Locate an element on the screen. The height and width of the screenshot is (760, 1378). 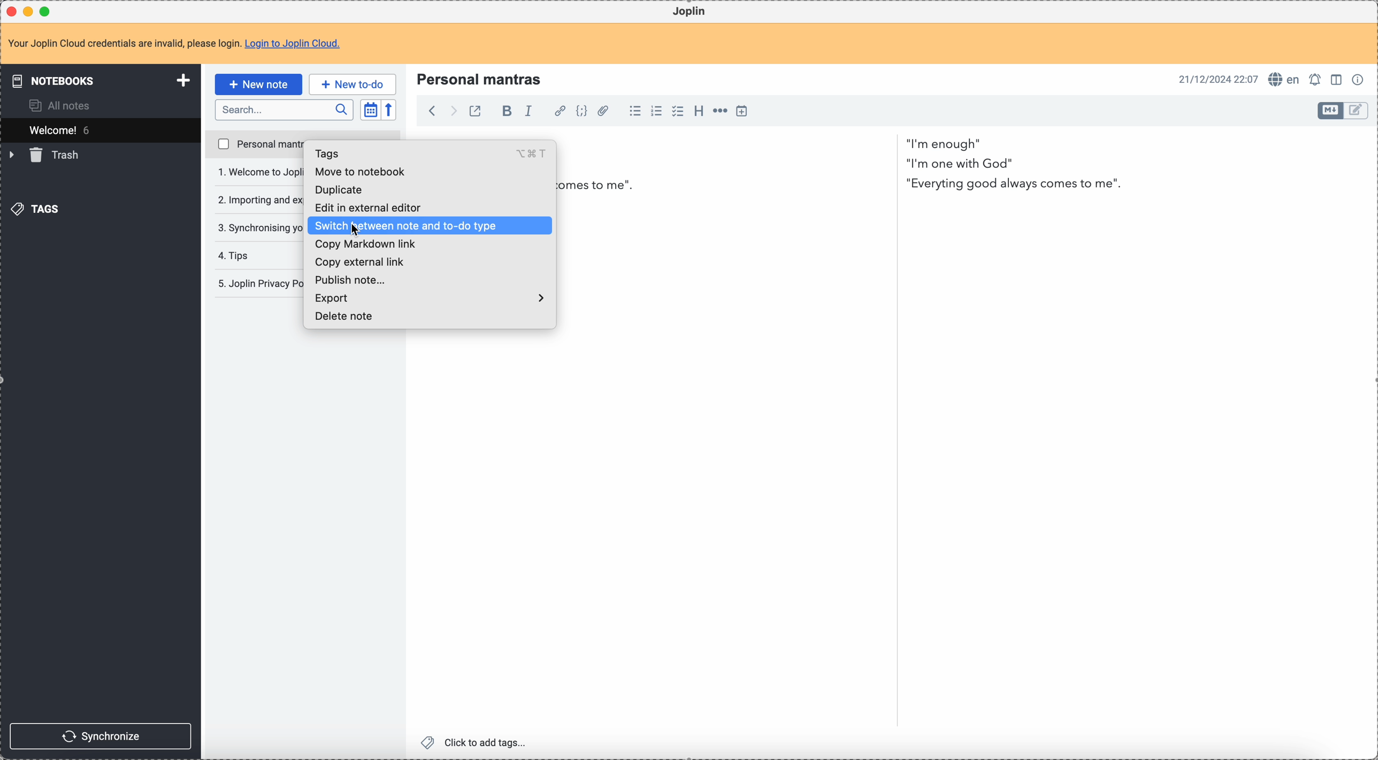
i am enough"  i'm one with God" Everything good always come to me " is located at coordinates (1016, 168).